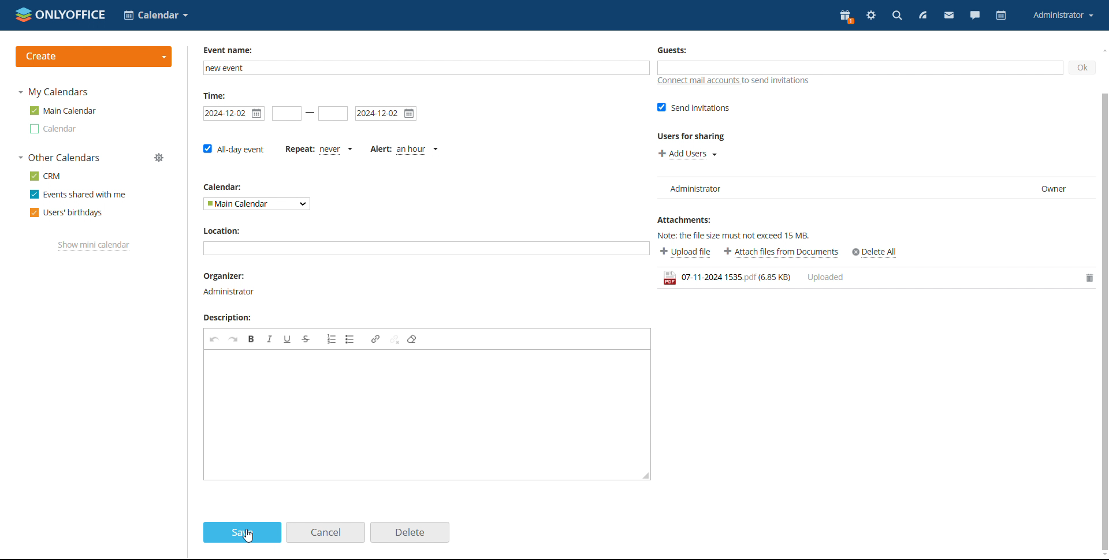 The image size is (1109, 560). What do you see at coordinates (214, 96) in the screenshot?
I see `time:` at bounding box center [214, 96].